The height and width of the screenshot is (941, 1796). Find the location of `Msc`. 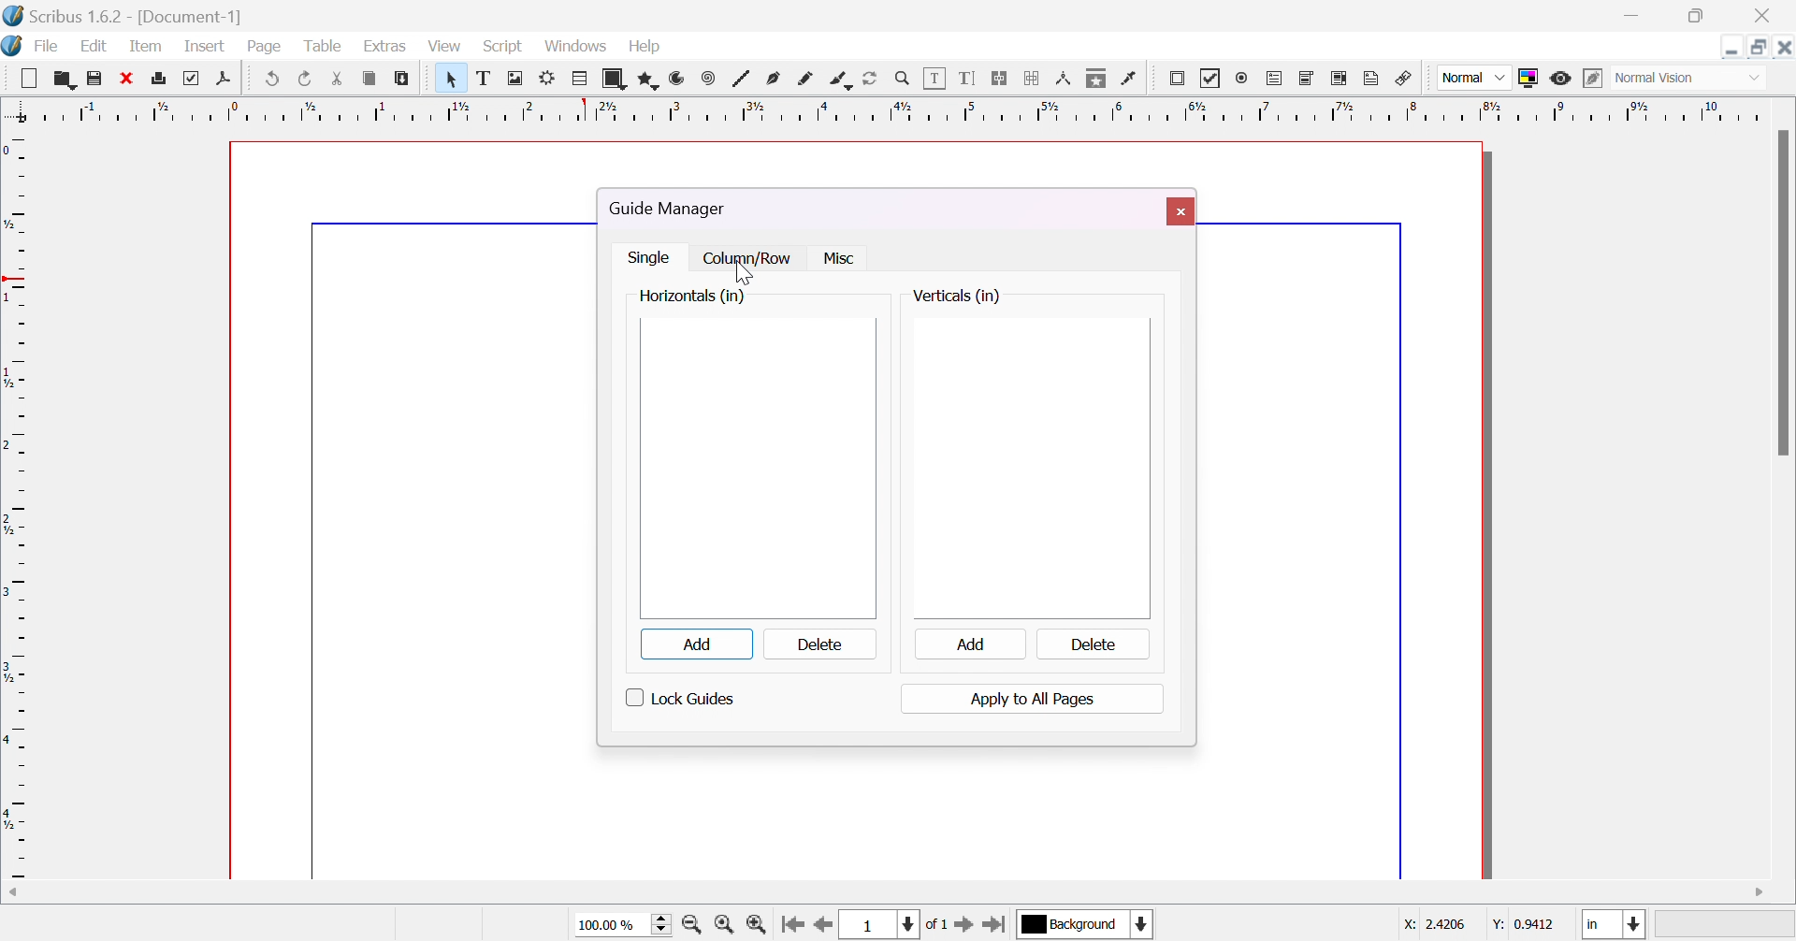

Msc is located at coordinates (836, 259).